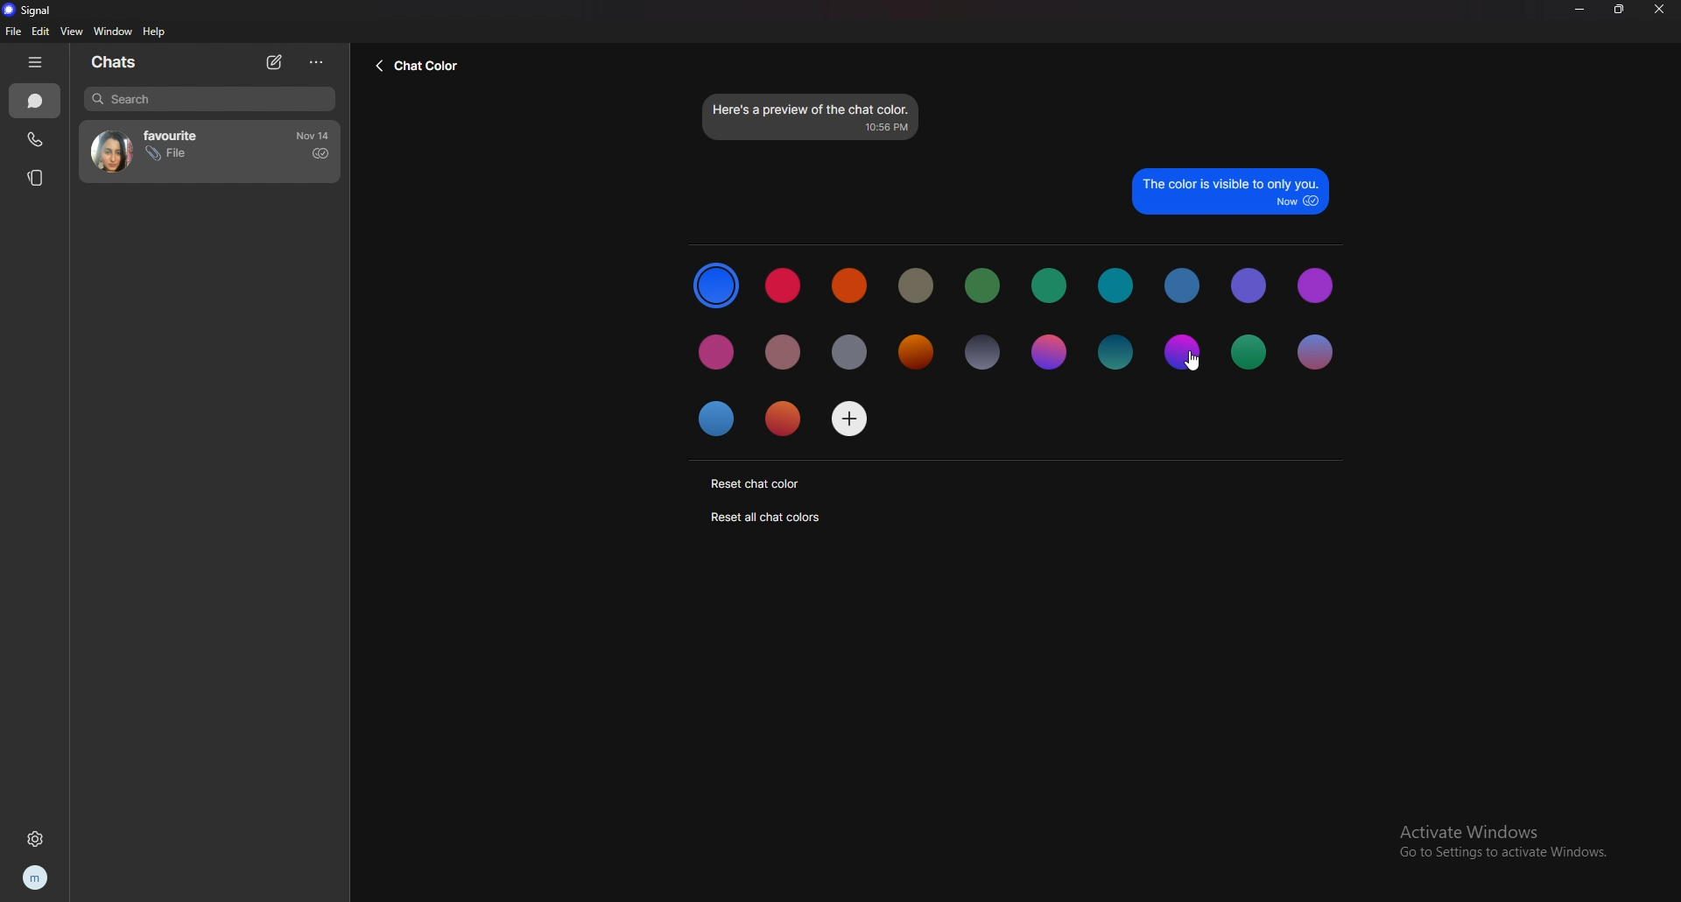 Image resolution: width=1681 pixels, height=902 pixels. What do you see at coordinates (720, 419) in the screenshot?
I see `color` at bounding box center [720, 419].